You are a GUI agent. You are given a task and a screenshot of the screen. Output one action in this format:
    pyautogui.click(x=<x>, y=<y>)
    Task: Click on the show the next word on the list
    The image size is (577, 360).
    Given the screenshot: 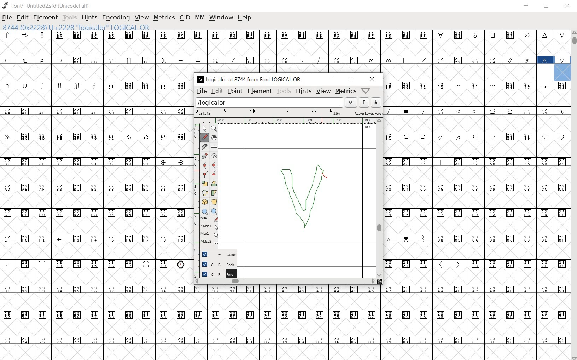 What is the action you would take?
    pyautogui.click(x=364, y=102)
    